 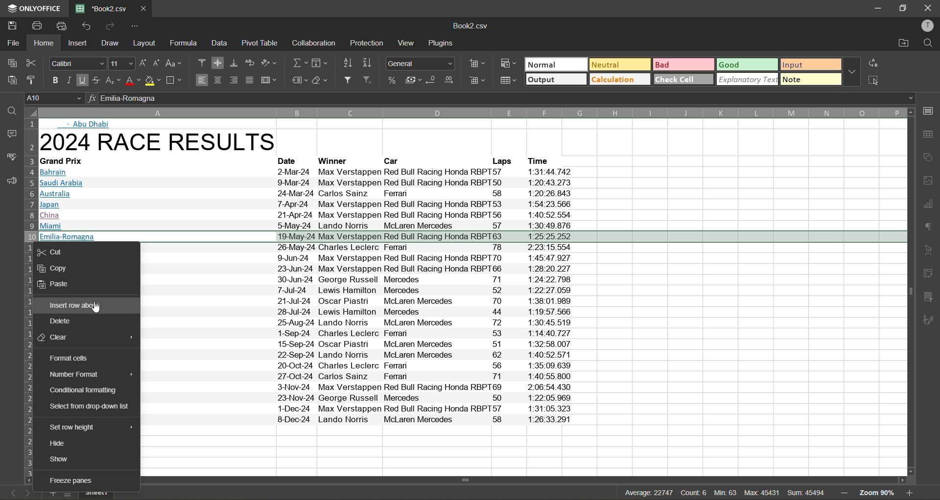 I want to click on formula, so click(x=183, y=45).